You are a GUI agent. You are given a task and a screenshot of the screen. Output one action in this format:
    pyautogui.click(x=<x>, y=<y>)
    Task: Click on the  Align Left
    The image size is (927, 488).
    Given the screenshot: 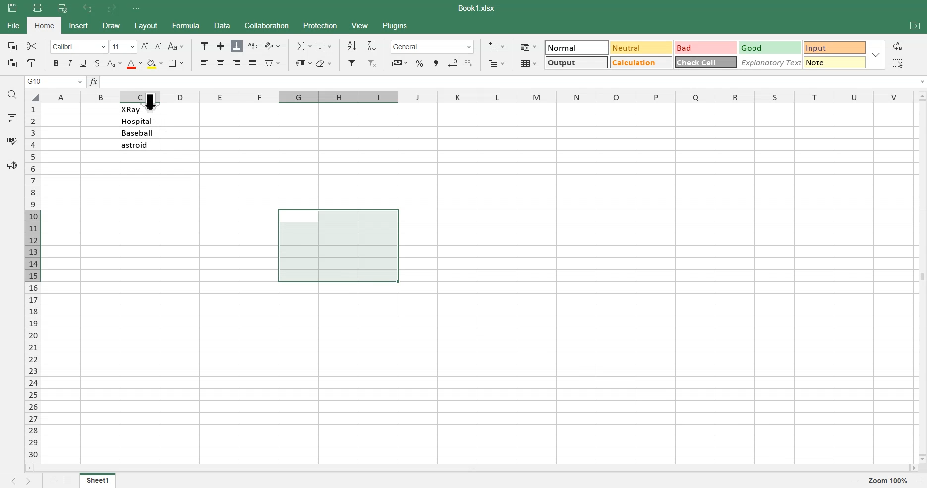 What is the action you would take?
    pyautogui.click(x=205, y=63)
    